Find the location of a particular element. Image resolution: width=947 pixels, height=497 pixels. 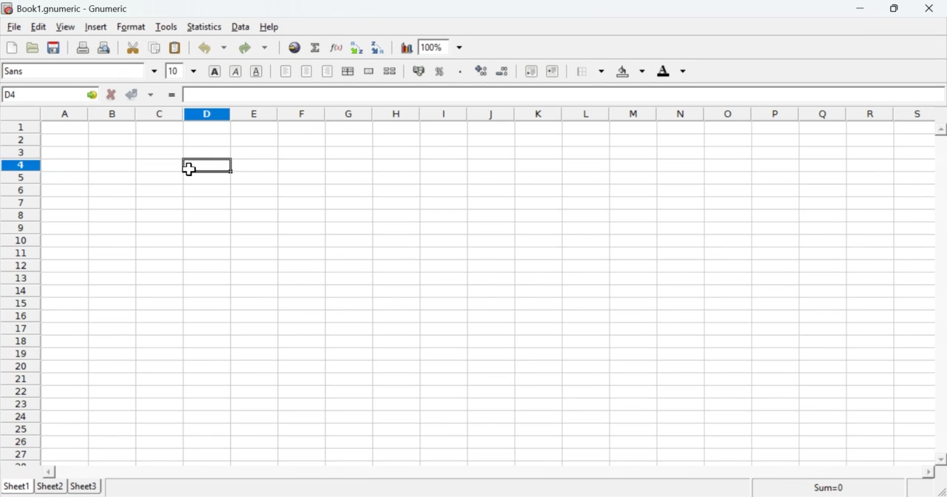

Underline is located at coordinates (257, 72).